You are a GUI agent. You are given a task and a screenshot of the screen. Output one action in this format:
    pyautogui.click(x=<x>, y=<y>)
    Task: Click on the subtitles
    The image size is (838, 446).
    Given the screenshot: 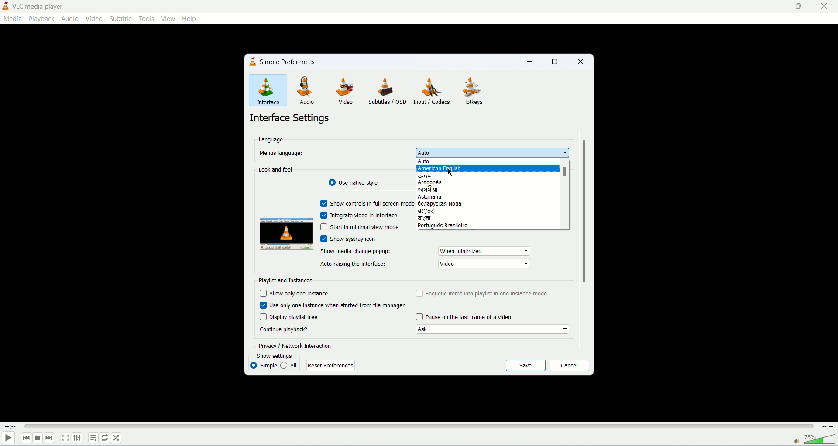 What is the action you would take?
    pyautogui.click(x=387, y=92)
    